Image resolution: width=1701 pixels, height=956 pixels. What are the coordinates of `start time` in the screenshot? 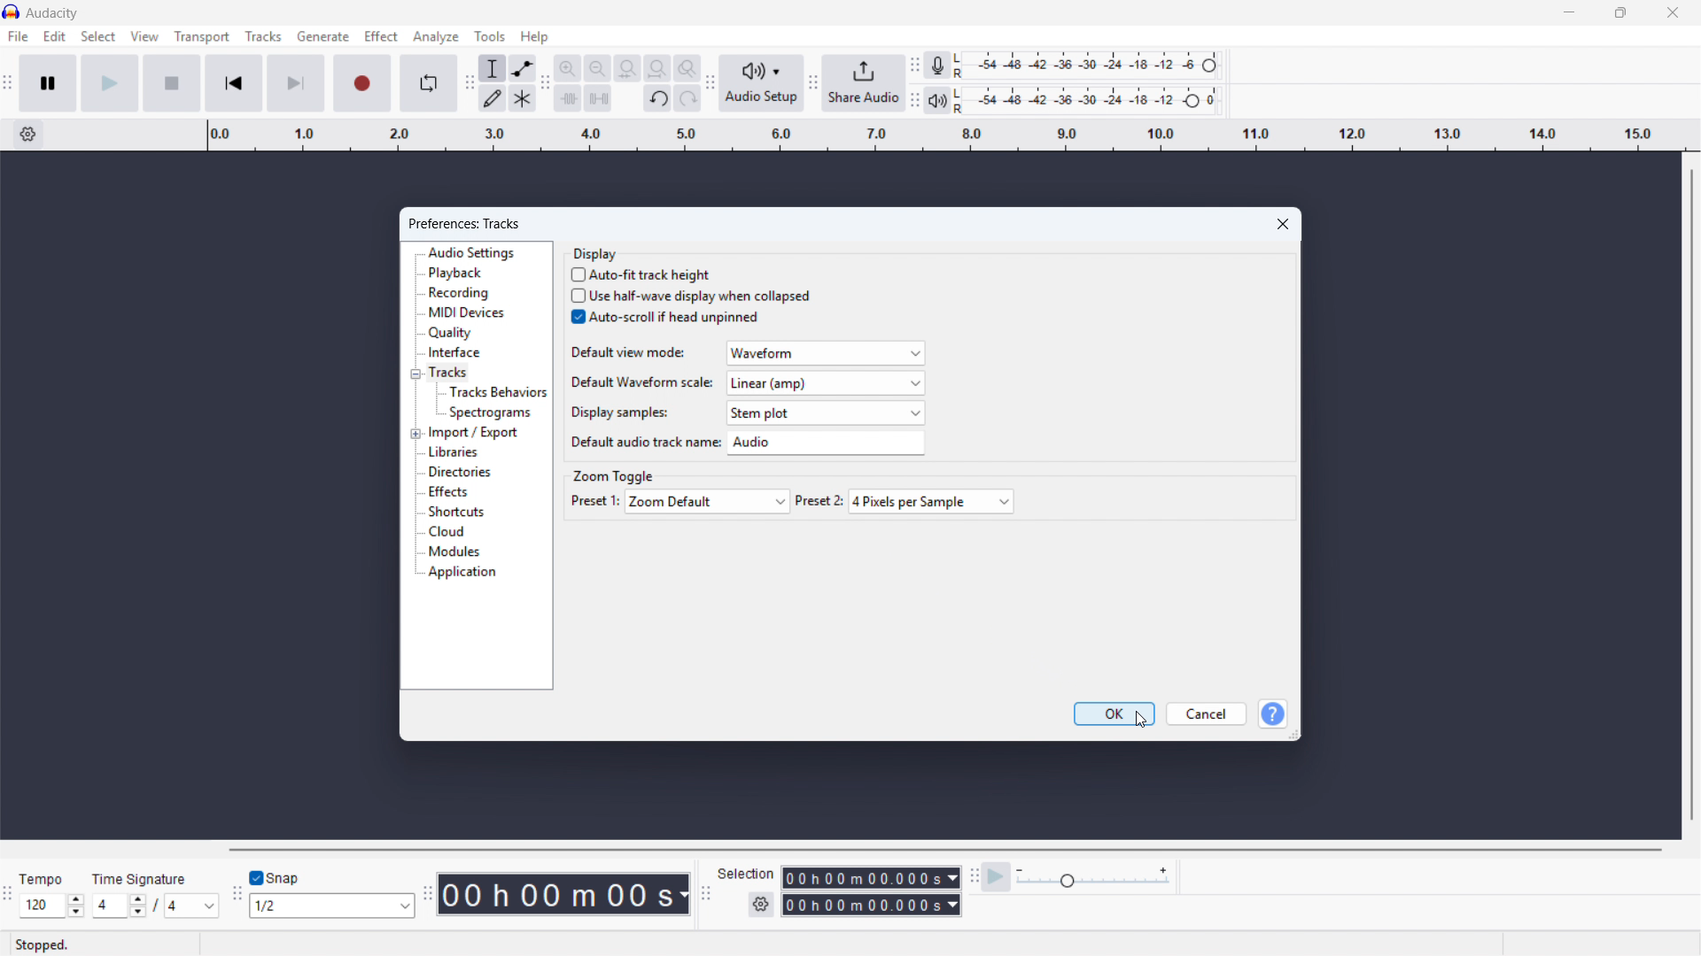 It's located at (840, 877).